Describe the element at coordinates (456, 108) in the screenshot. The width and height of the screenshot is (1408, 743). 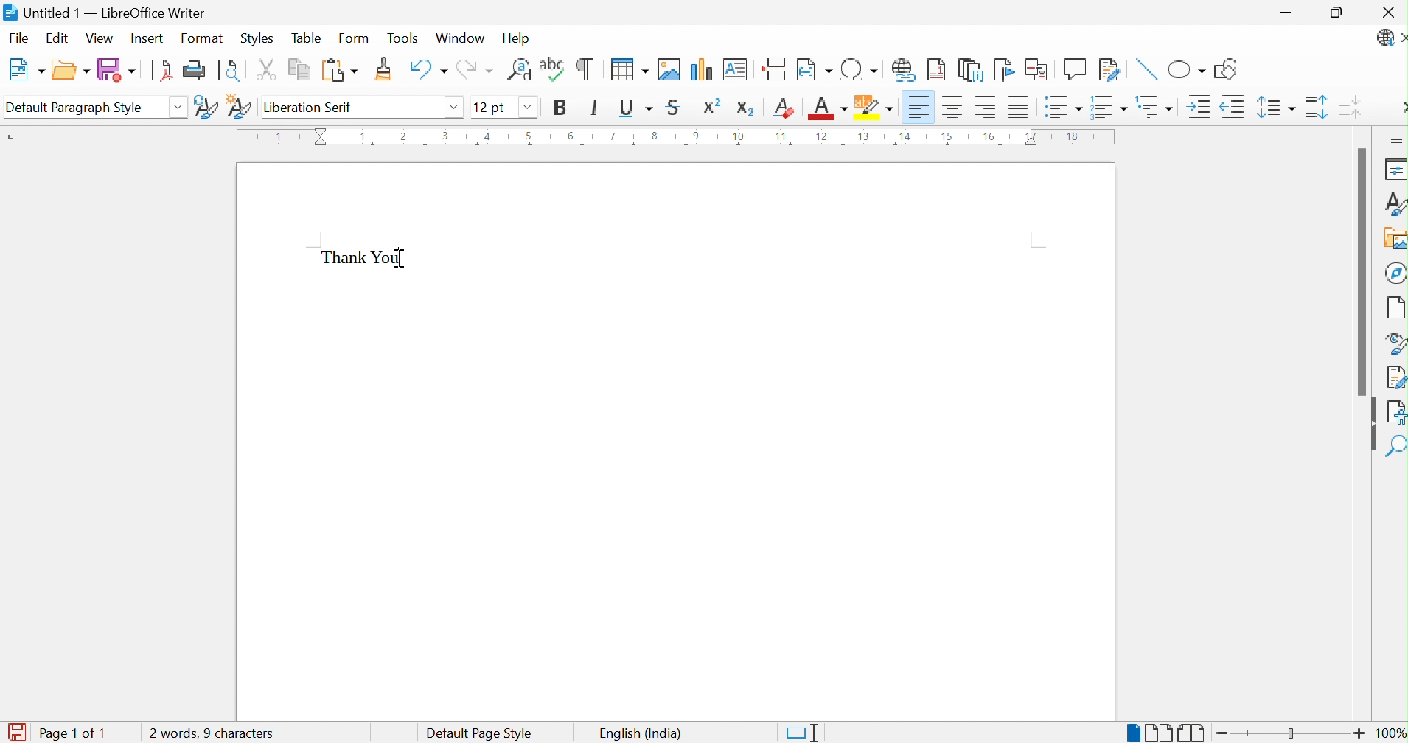
I see `Drop Down` at that location.